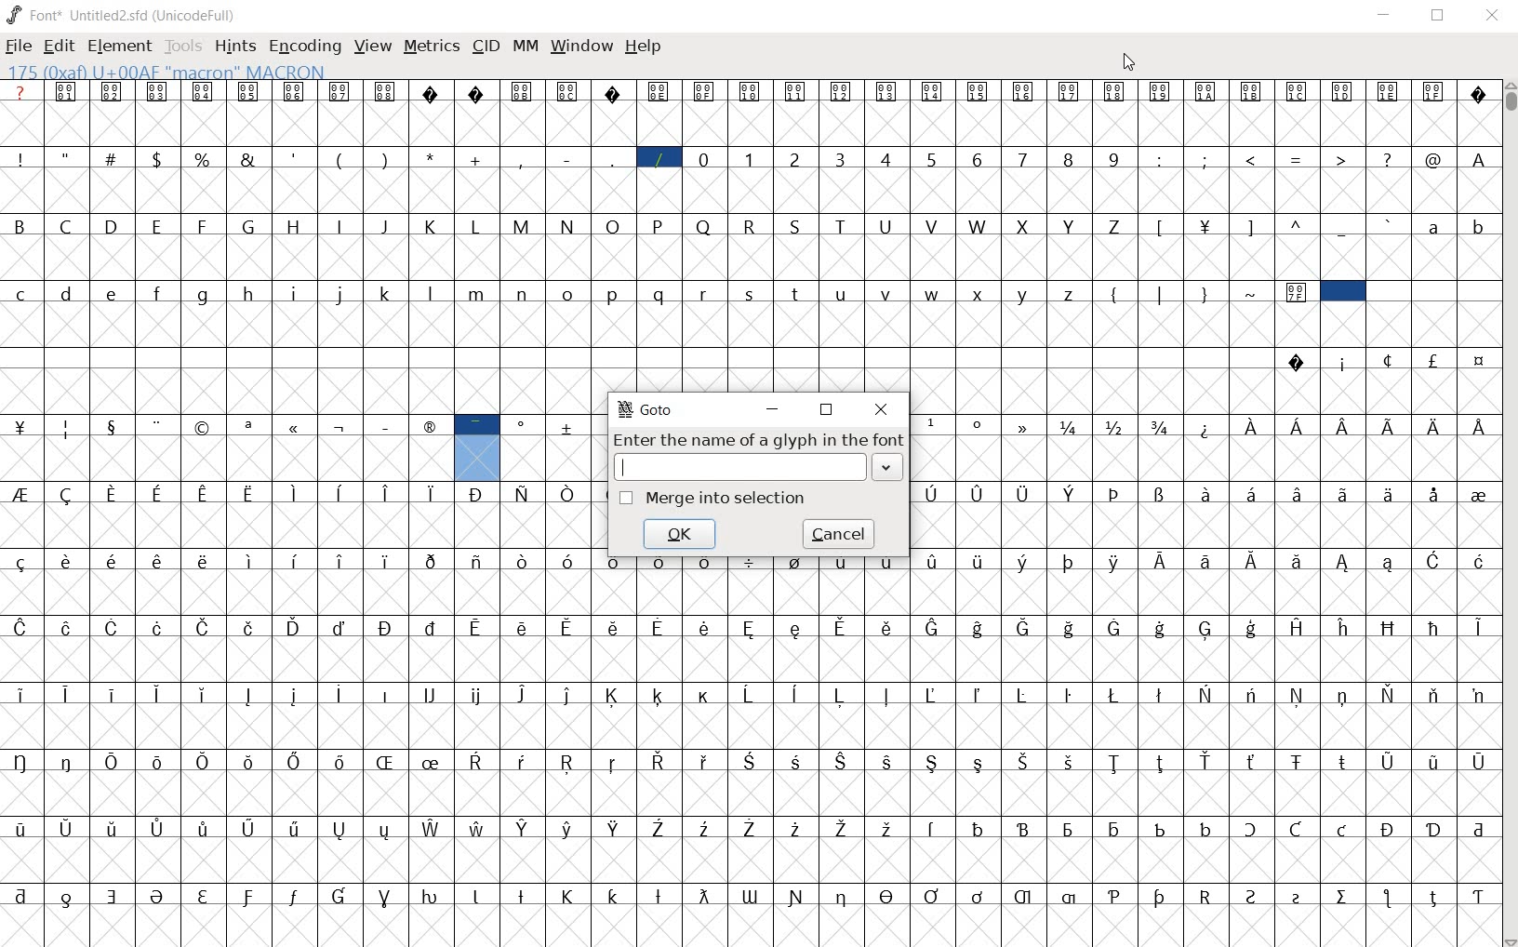  I want to click on special characters, so click(298, 515).